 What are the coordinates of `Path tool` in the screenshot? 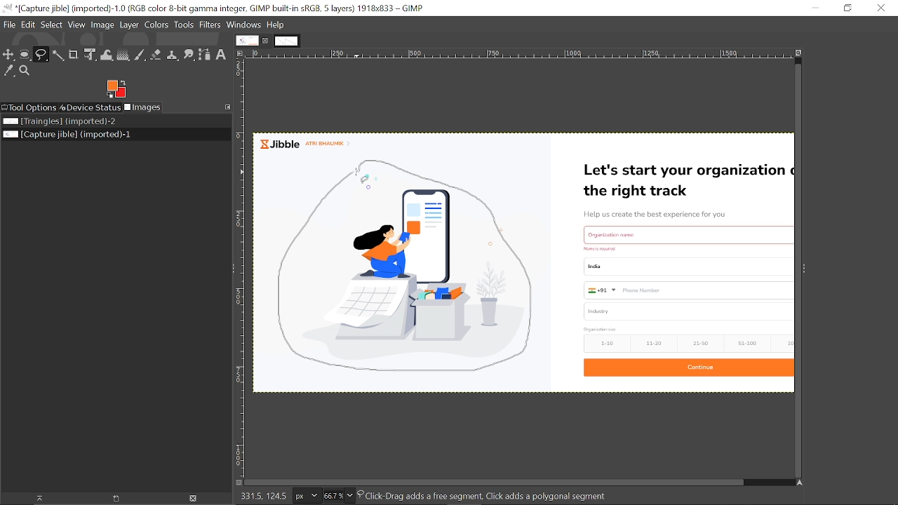 It's located at (206, 55).